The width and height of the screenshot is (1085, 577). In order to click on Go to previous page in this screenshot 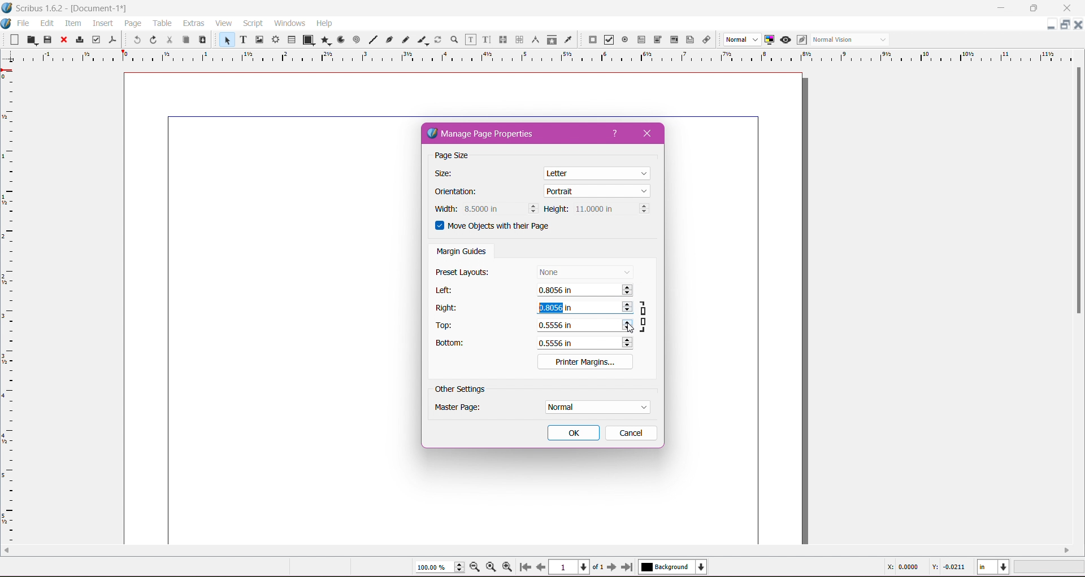, I will do `click(541, 567)`.